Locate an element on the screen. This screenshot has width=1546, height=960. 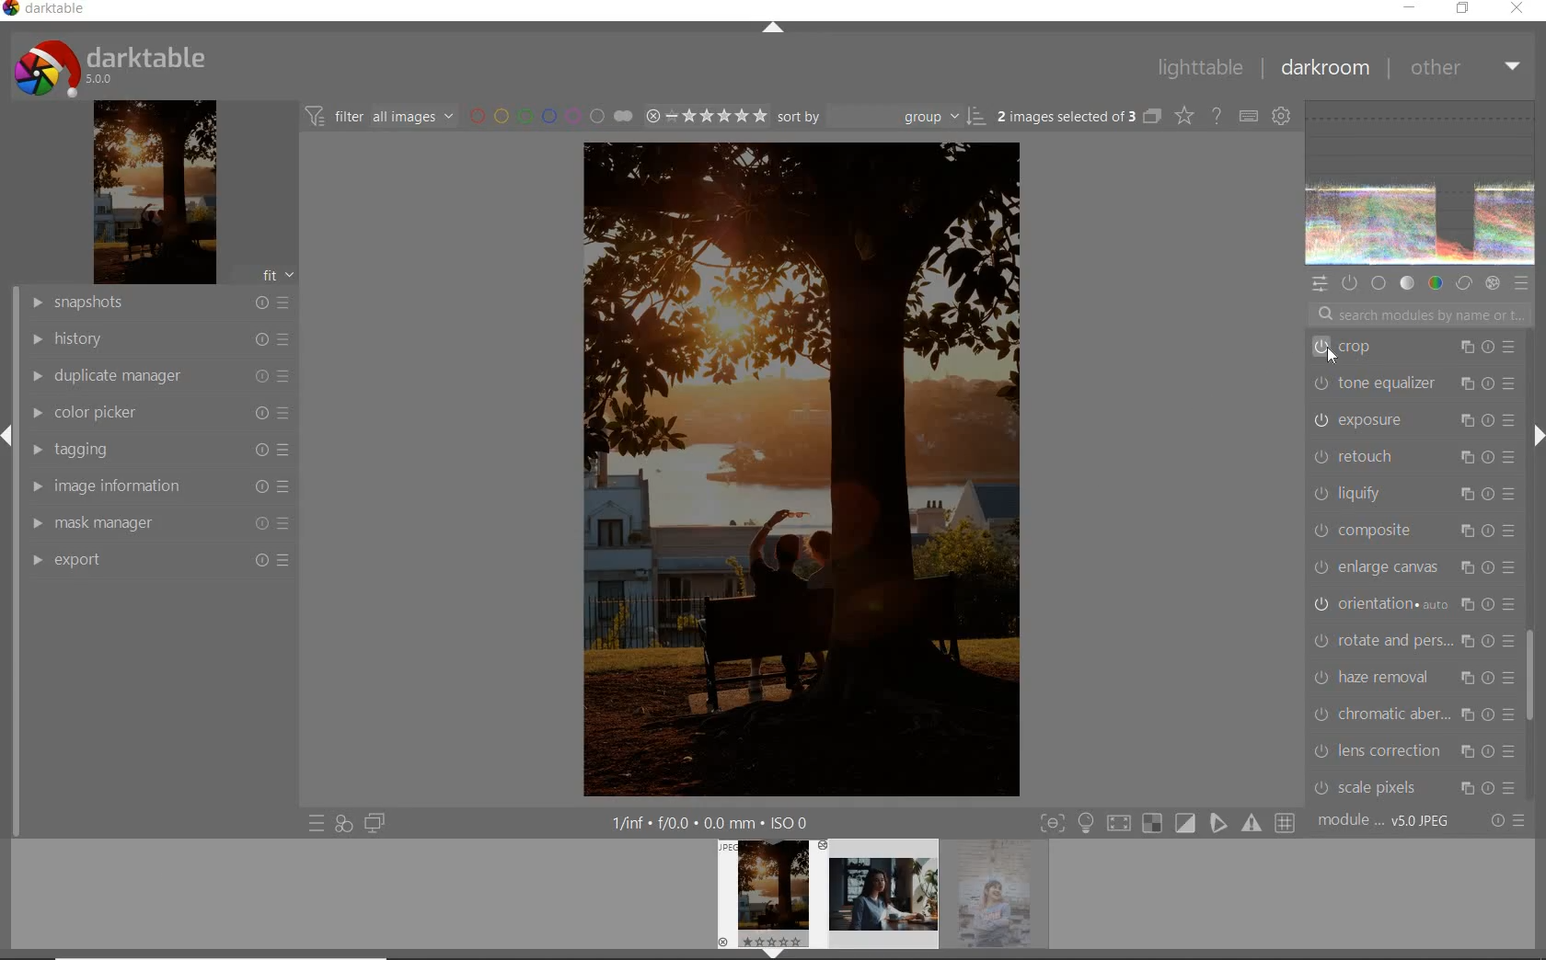
select image range rating is located at coordinates (703, 116).